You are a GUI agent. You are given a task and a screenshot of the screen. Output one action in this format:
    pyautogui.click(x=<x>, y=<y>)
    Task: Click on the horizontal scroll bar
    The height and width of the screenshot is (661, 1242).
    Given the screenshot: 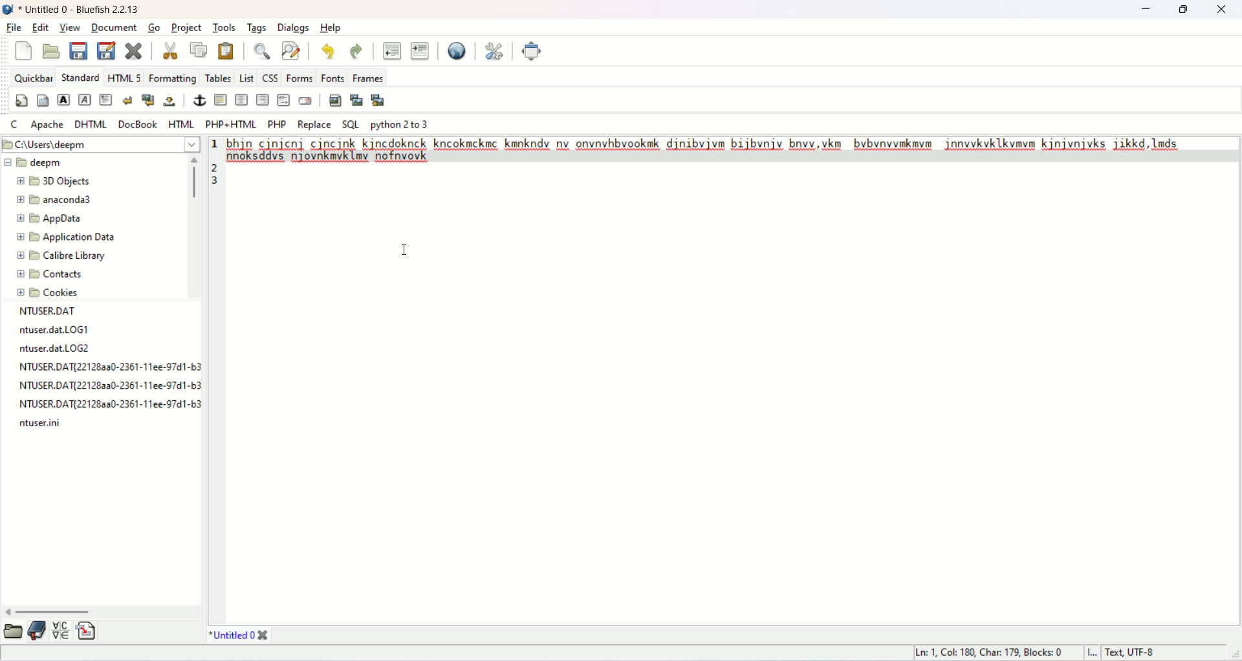 What is the action you would take?
    pyautogui.click(x=103, y=610)
    